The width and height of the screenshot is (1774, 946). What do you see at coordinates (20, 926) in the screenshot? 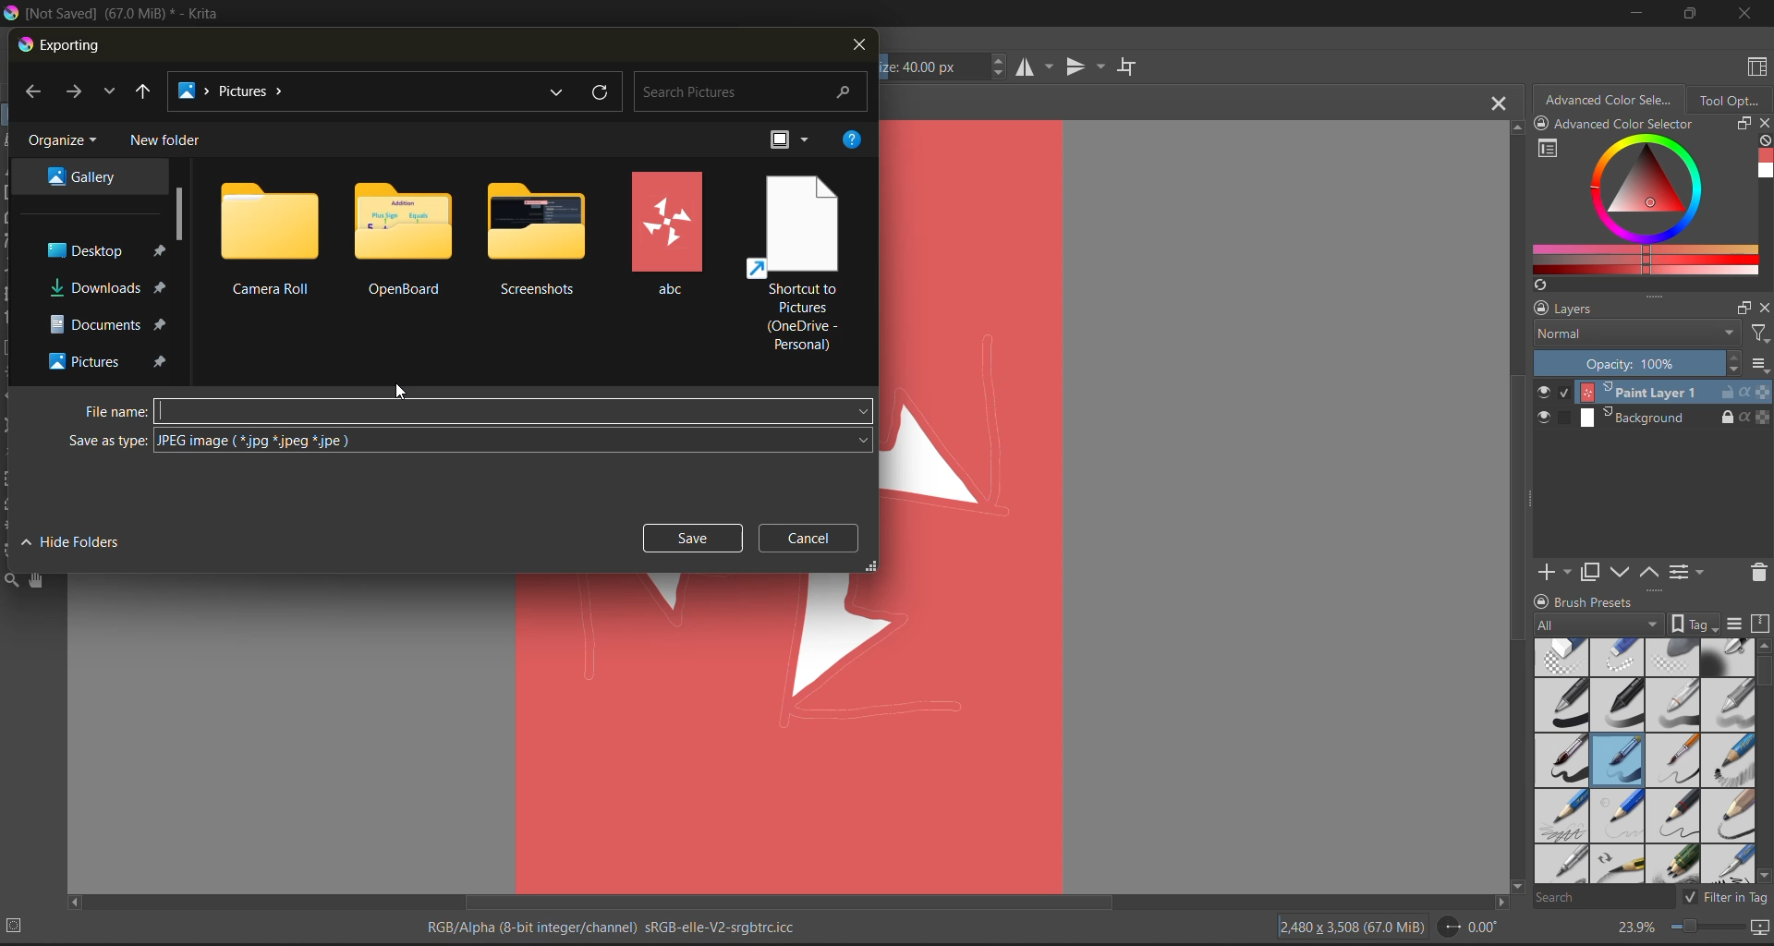
I see `No selection` at bounding box center [20, 926].